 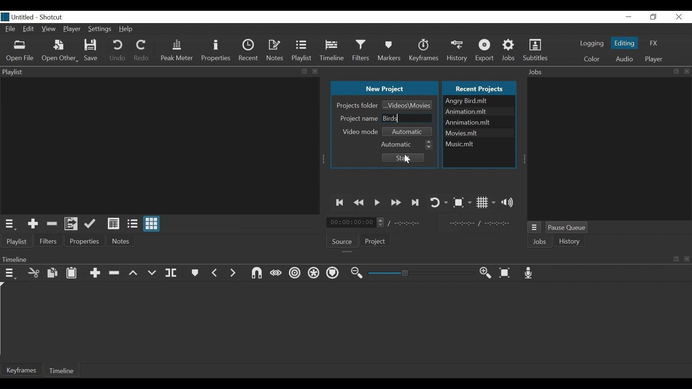 I want to click on Zoom Timeline to fit, so click(x=506, y=273).